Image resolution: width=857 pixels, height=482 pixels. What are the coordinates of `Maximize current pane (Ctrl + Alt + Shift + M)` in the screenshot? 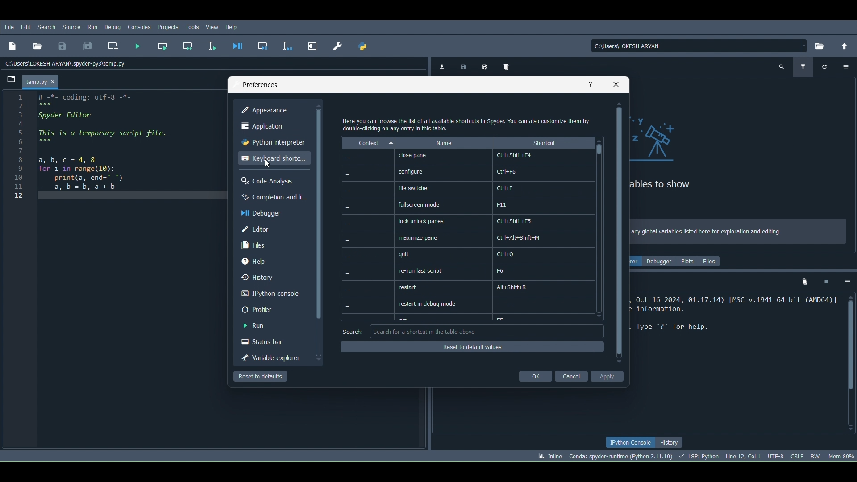 It's located at (313, 45).